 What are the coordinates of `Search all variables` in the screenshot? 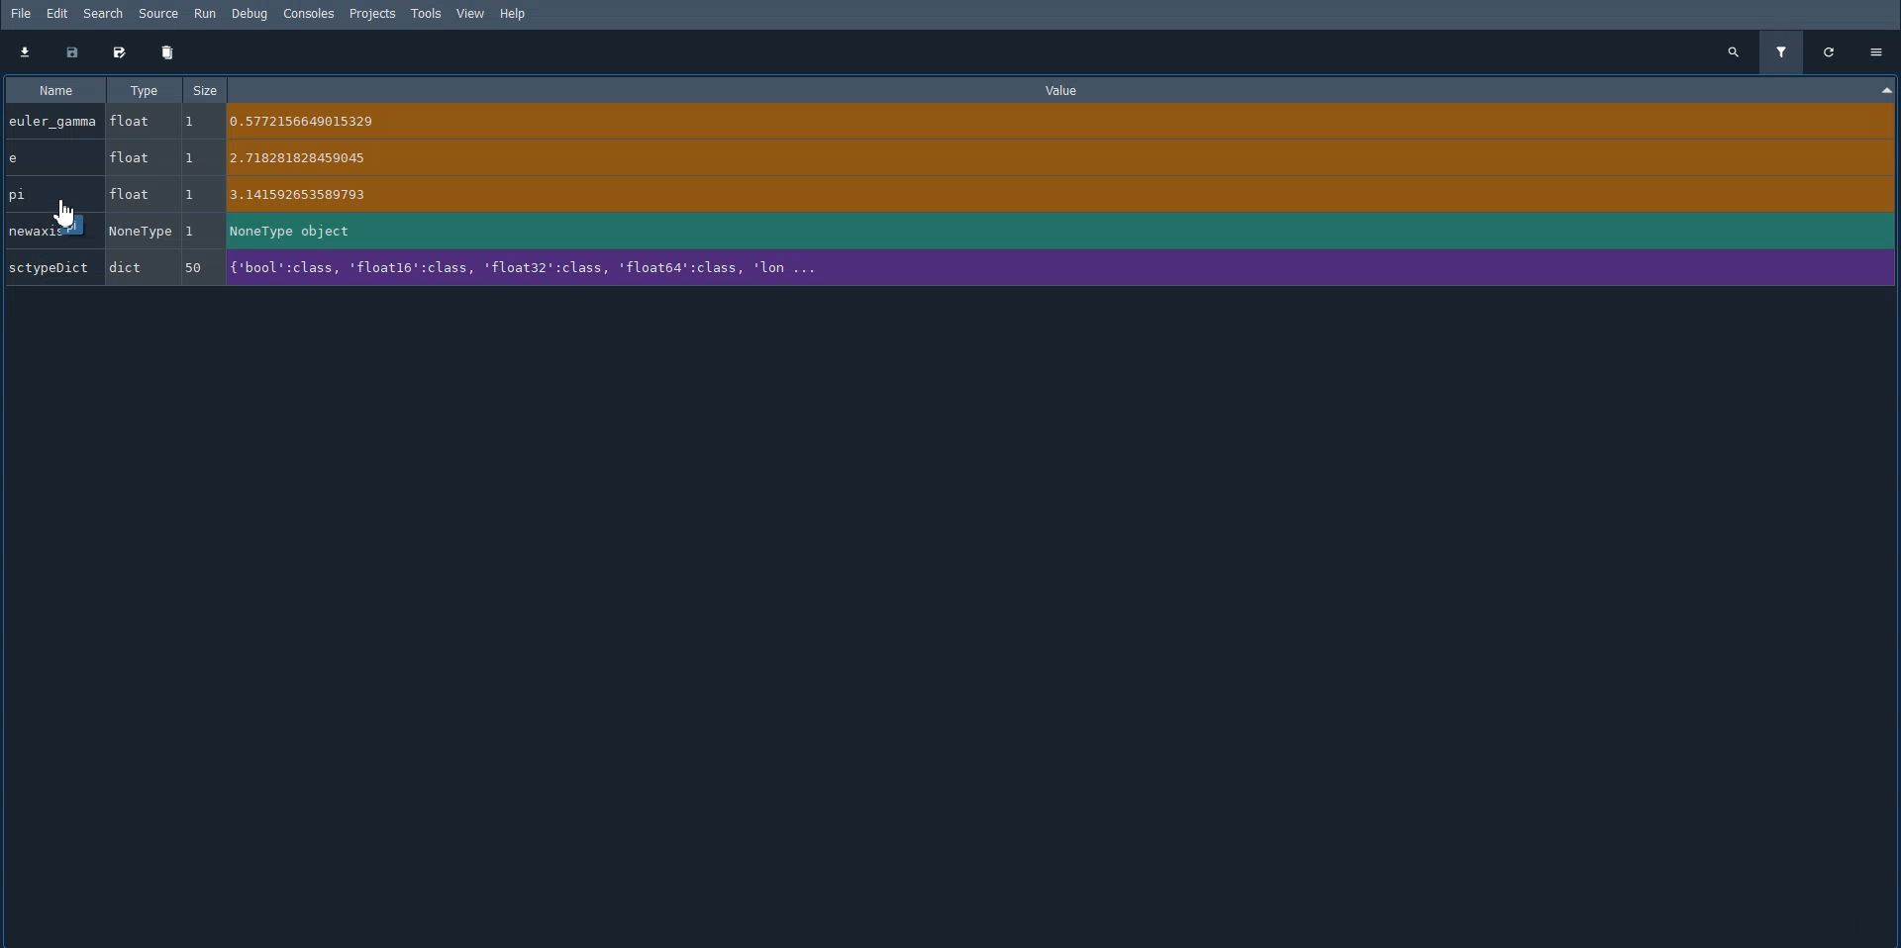 It's located at (1734, 51).